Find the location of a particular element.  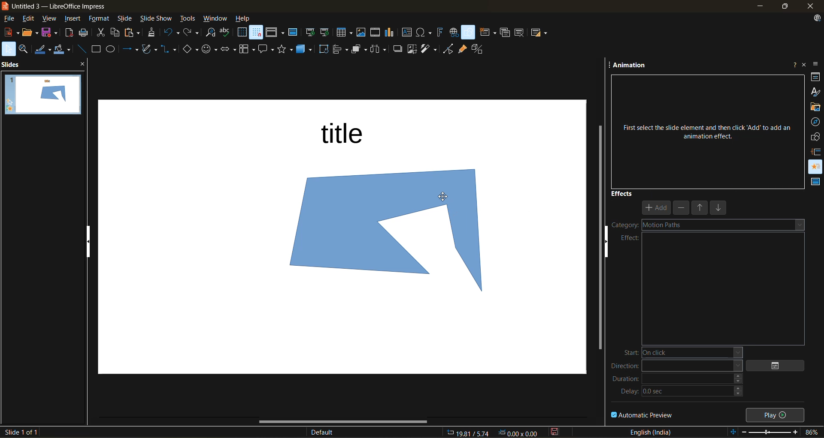

slides is located at coordinates (13, 64).